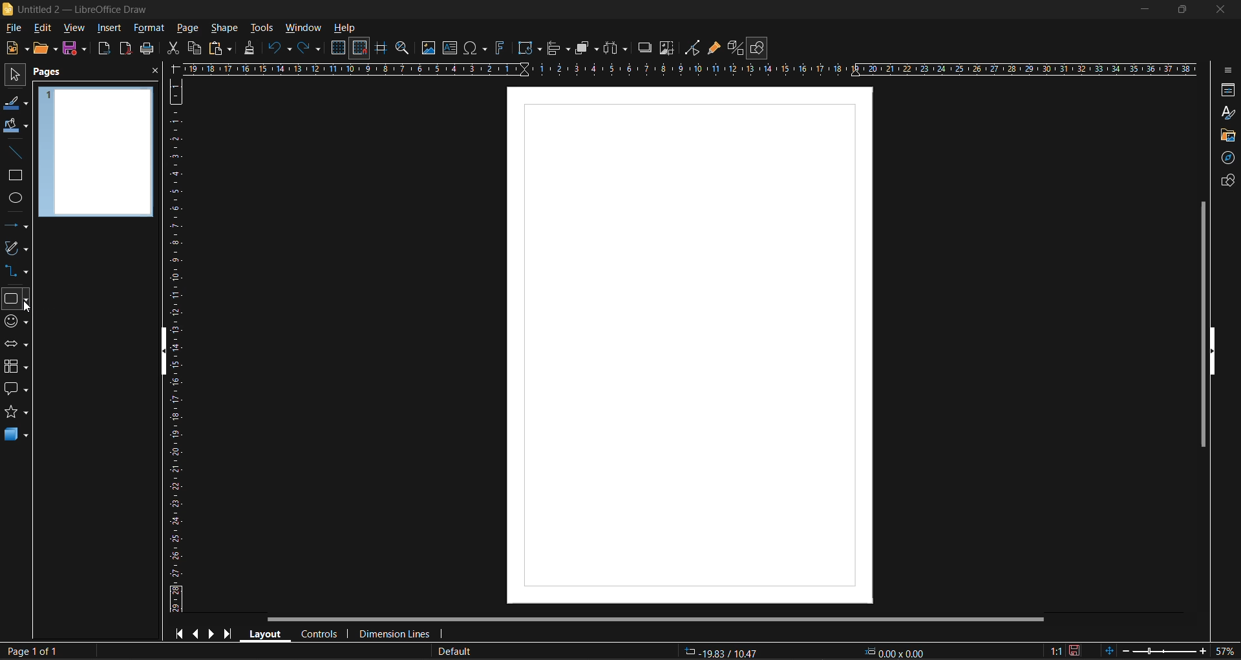  Describe the element at coordinates (1213, 352) in the screenshot. I see `hide` at that location.